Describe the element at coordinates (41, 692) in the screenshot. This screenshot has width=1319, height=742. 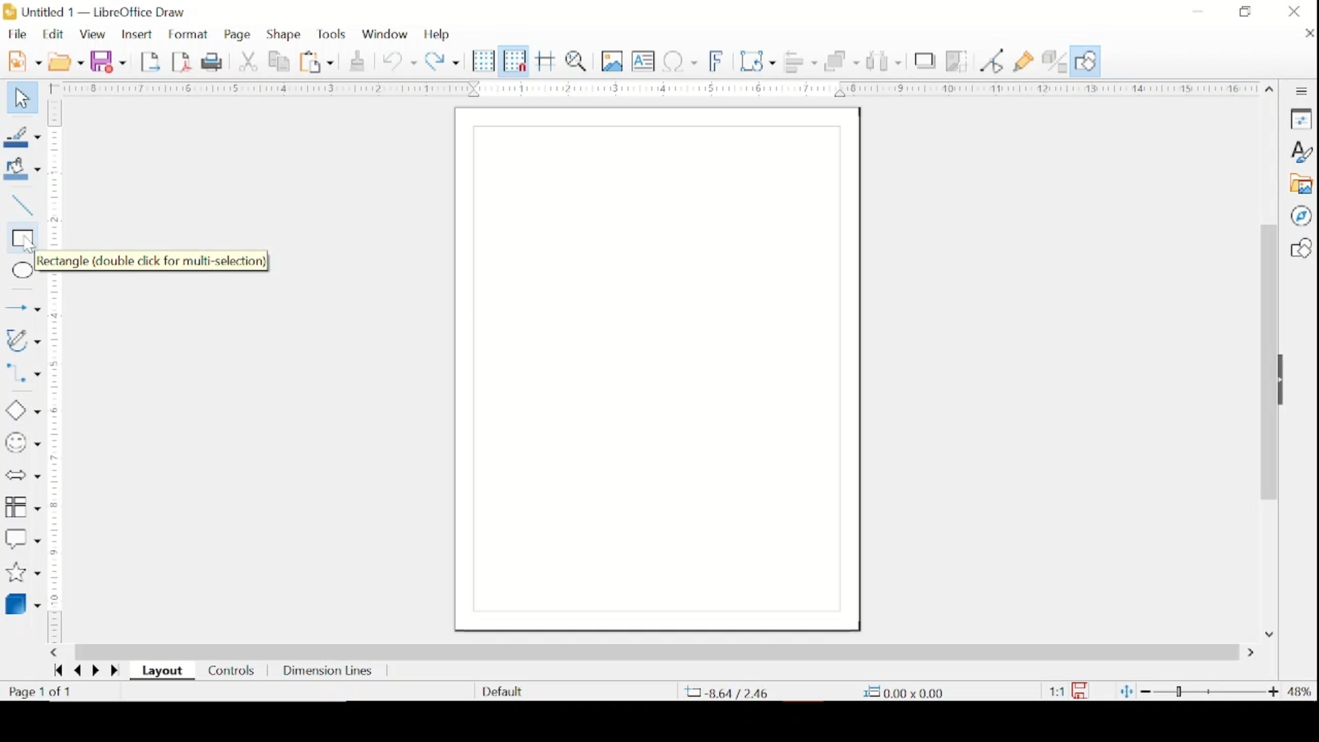
I see `page 1 of 1` at that location.